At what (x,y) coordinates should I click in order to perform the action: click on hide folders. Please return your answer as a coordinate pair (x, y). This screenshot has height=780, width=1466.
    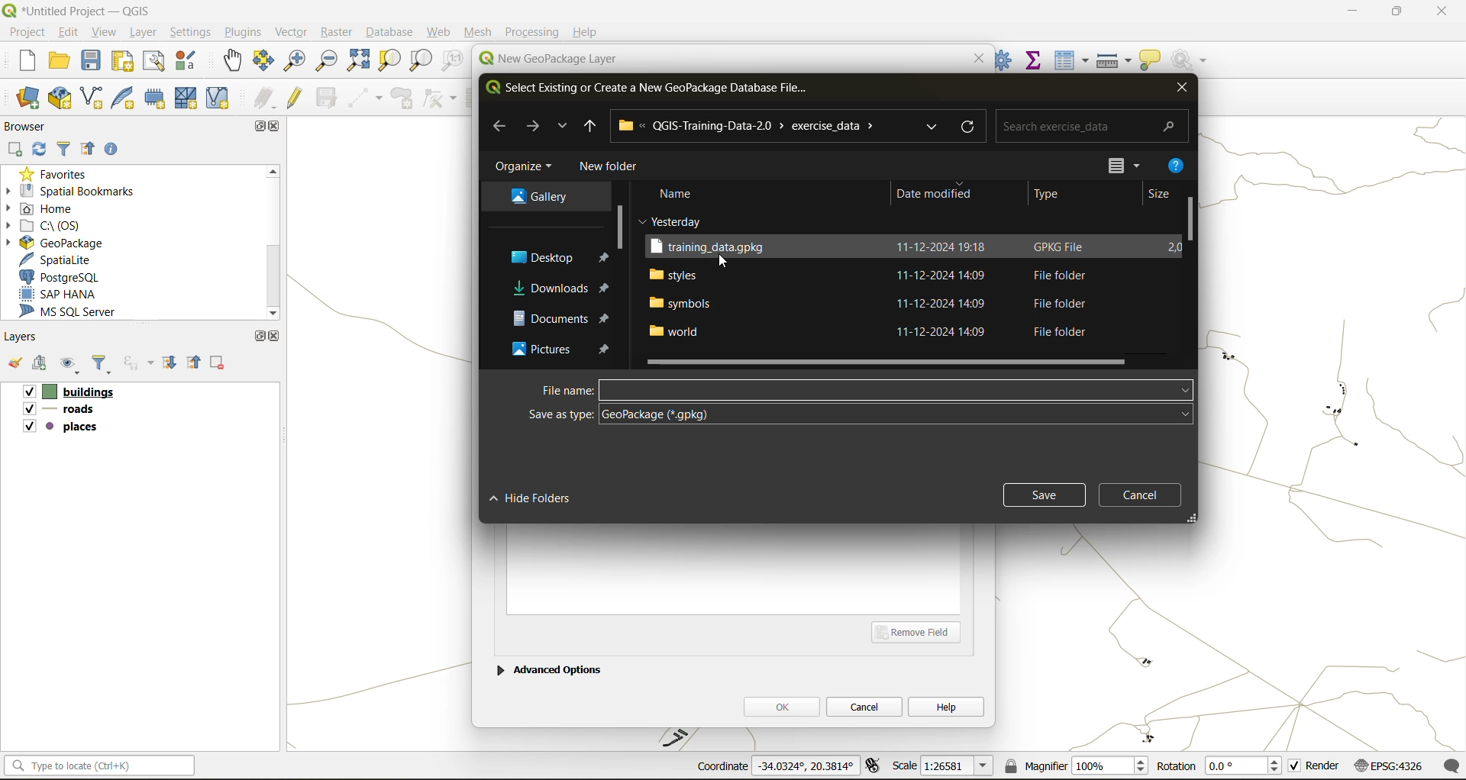
    Looking at the image, I should click on (536, 498).